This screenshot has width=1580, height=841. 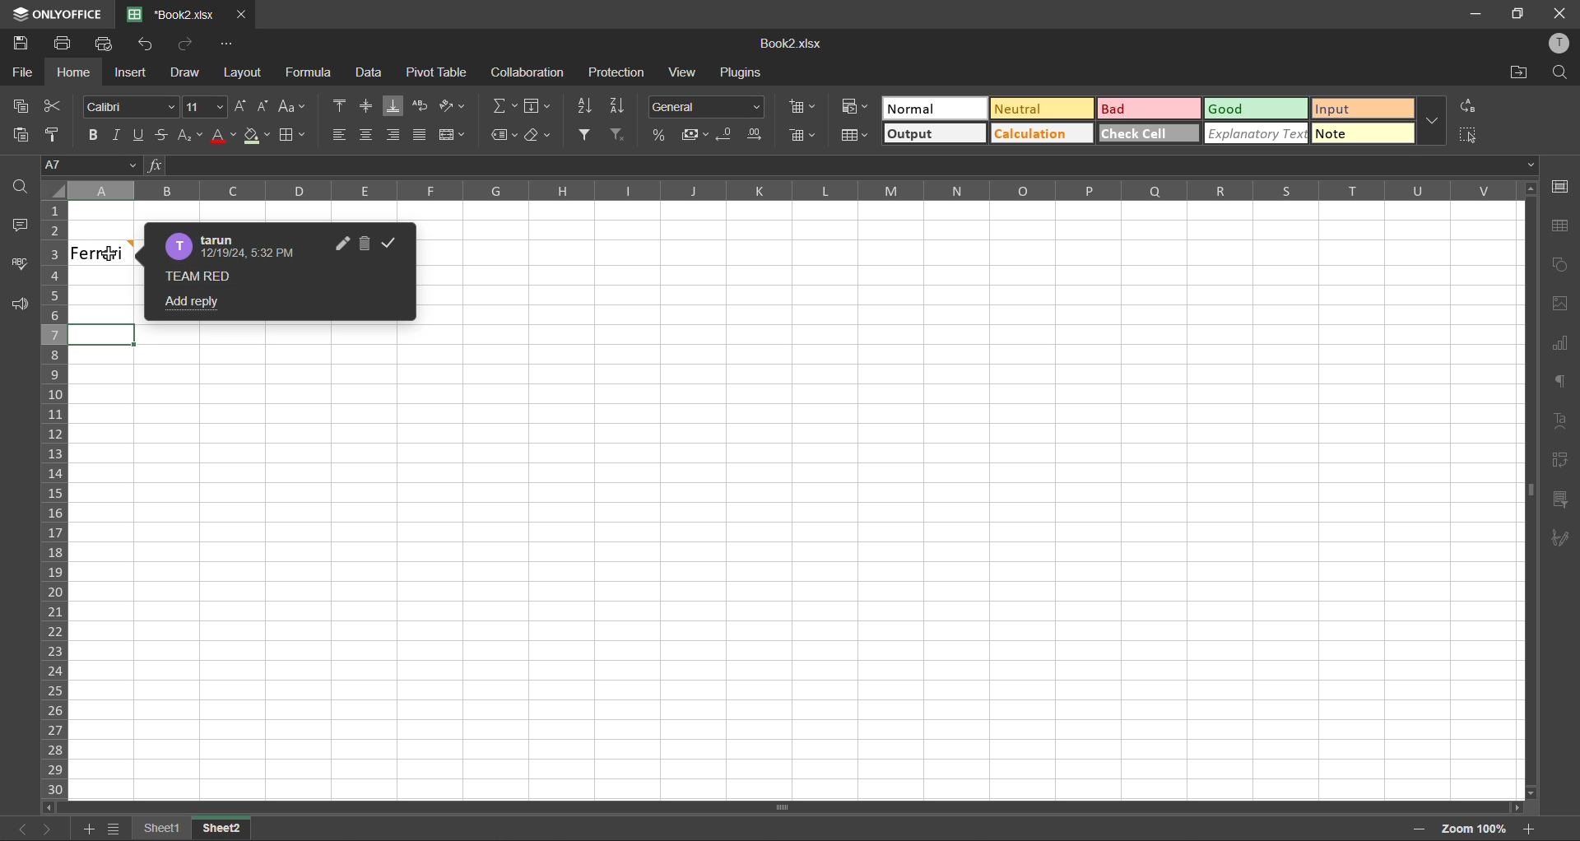 What do you see at coordinates (1259, 133) in the screenshot?
I see `explanatory text` at bounding box center [1259, 133].